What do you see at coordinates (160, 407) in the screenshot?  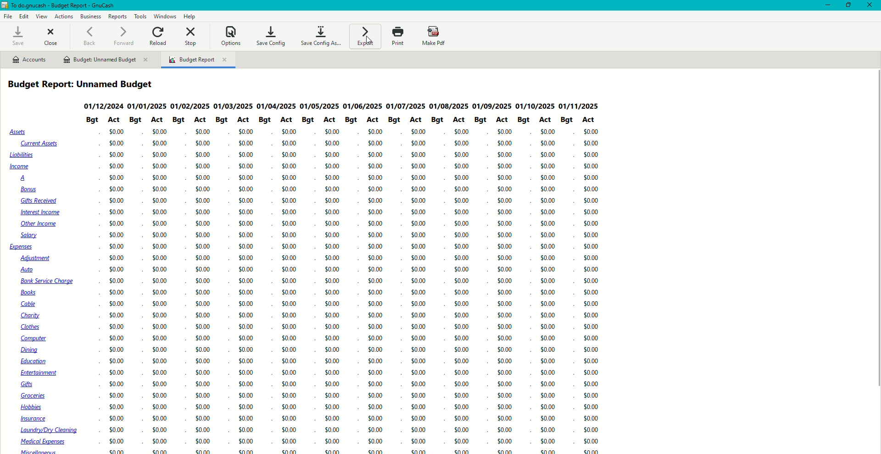 I see `$0.00` at bounding box center [160, 407].